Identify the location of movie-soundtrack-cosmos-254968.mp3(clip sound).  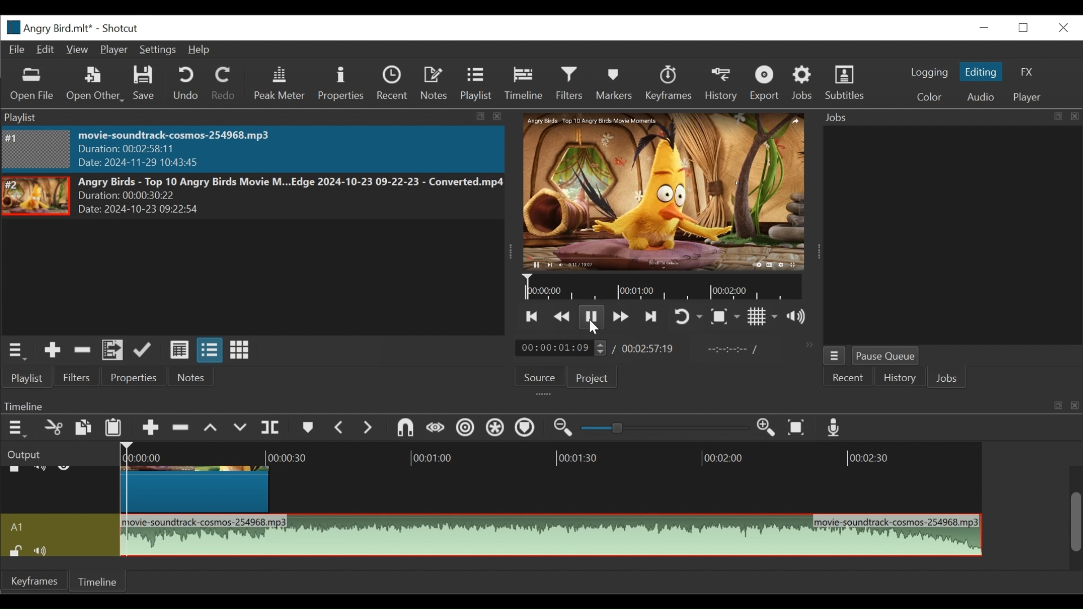
(552, 535).